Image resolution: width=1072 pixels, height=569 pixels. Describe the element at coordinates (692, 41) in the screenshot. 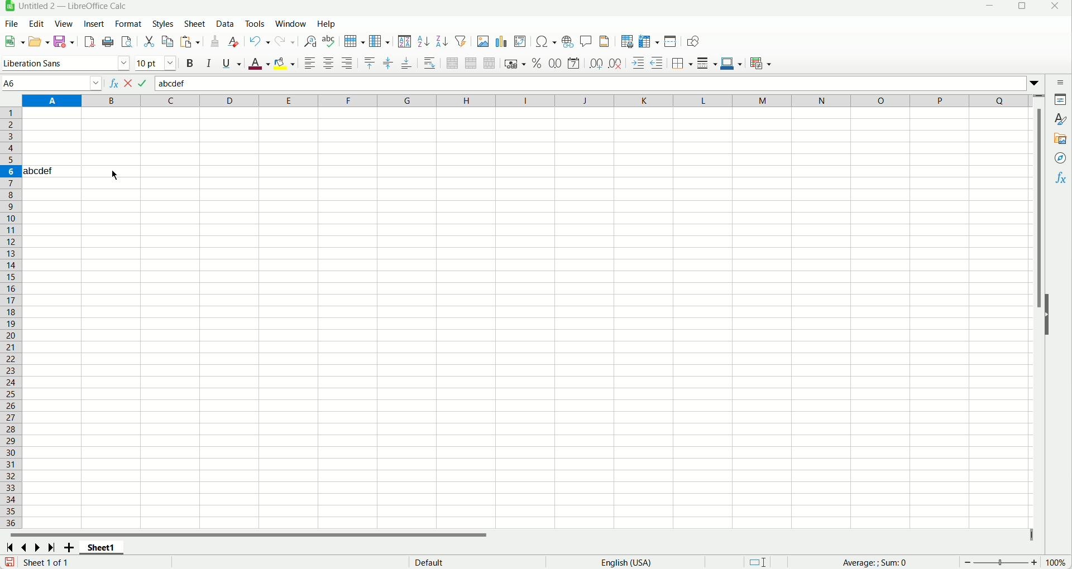

I see `draw function` at that location.